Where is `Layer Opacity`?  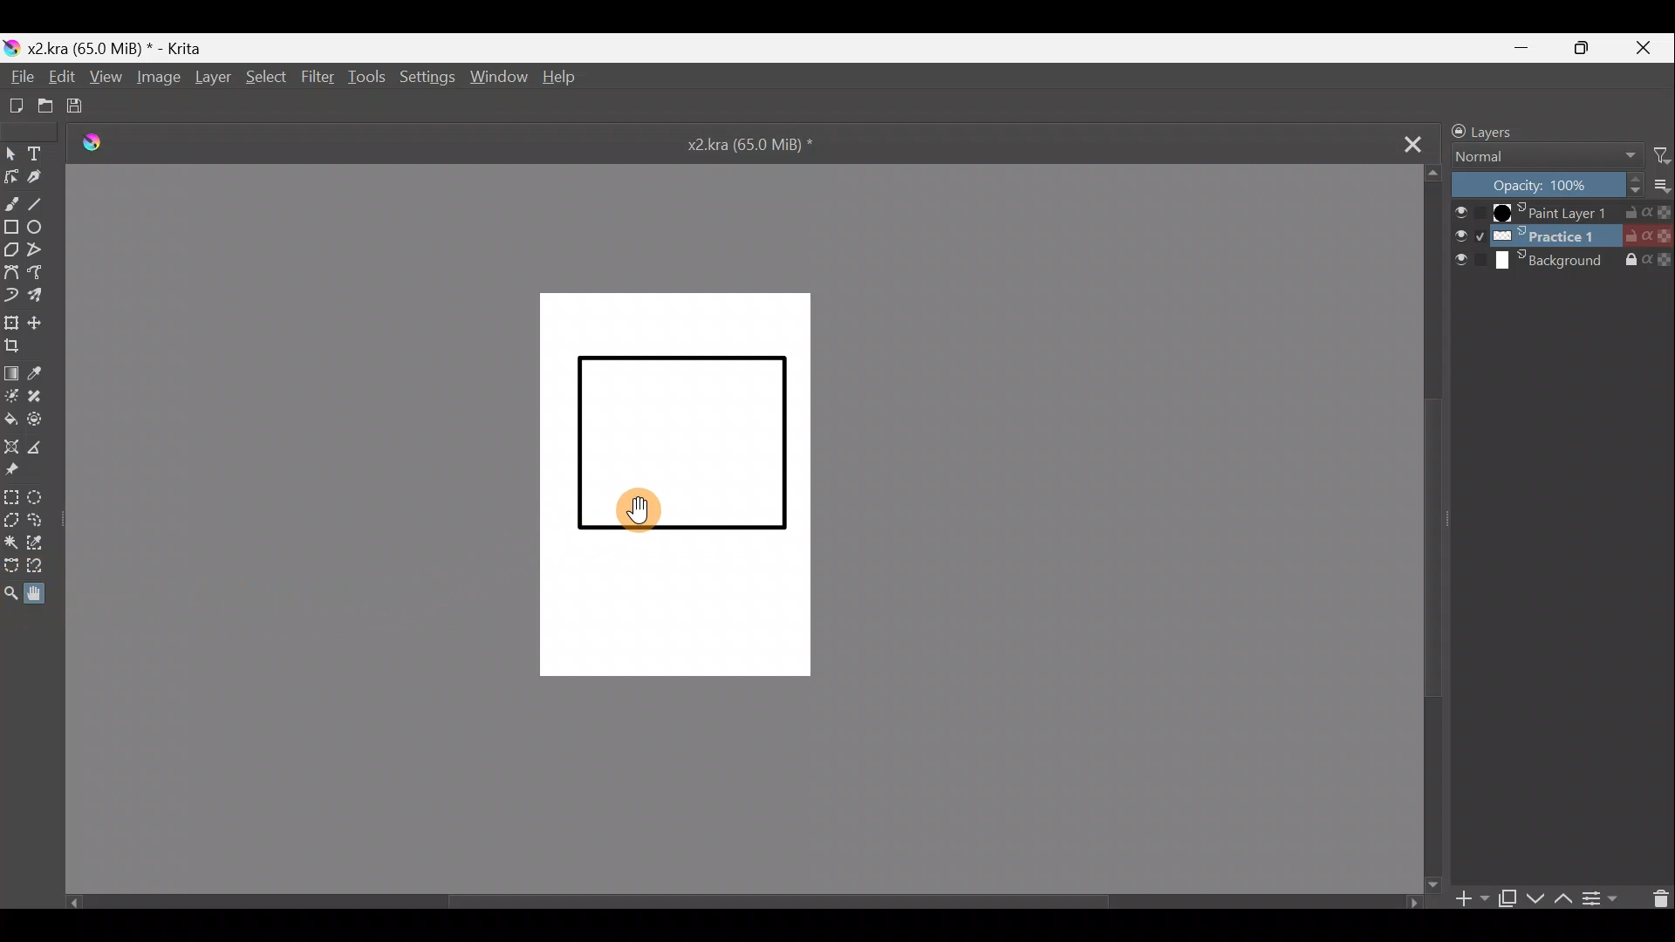
Layer Opacity is located at coordinates (1545, 188).